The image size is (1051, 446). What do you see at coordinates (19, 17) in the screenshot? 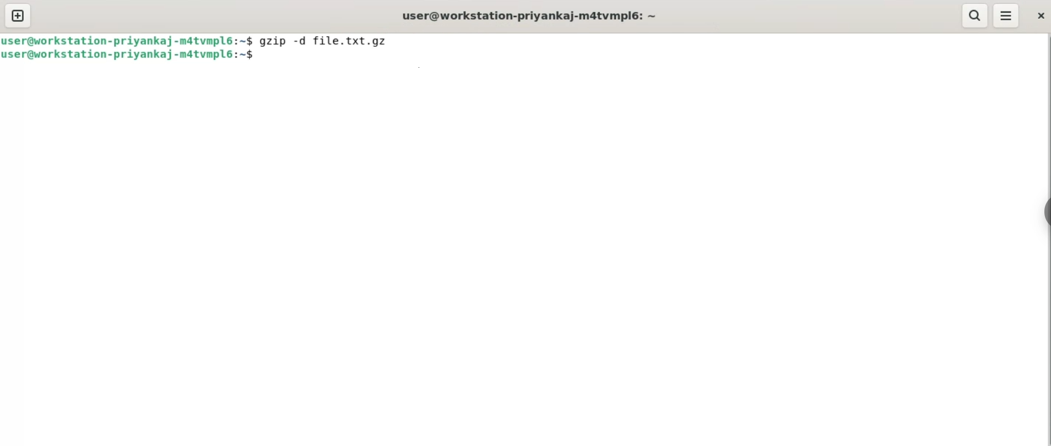
I see `new tab` at bounding box center [19, 17].